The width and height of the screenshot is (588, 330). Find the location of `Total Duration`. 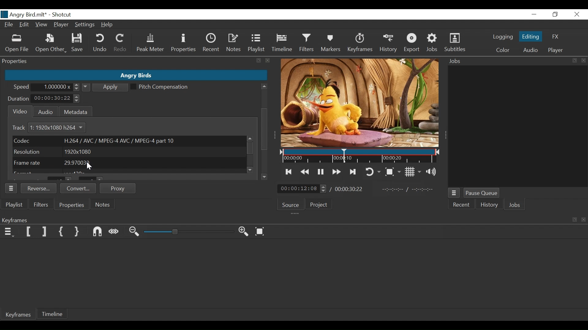

Total Duration is located at coordinates (350, 189).